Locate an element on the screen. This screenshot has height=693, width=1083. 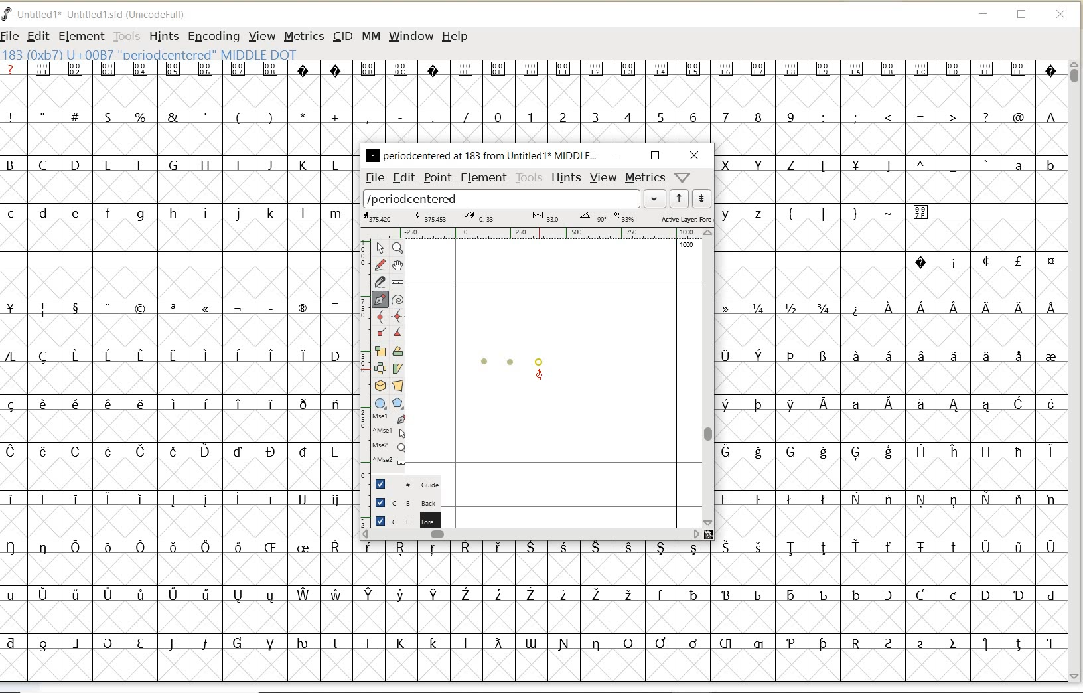
WINDOW is located at coordinates (411, 36).